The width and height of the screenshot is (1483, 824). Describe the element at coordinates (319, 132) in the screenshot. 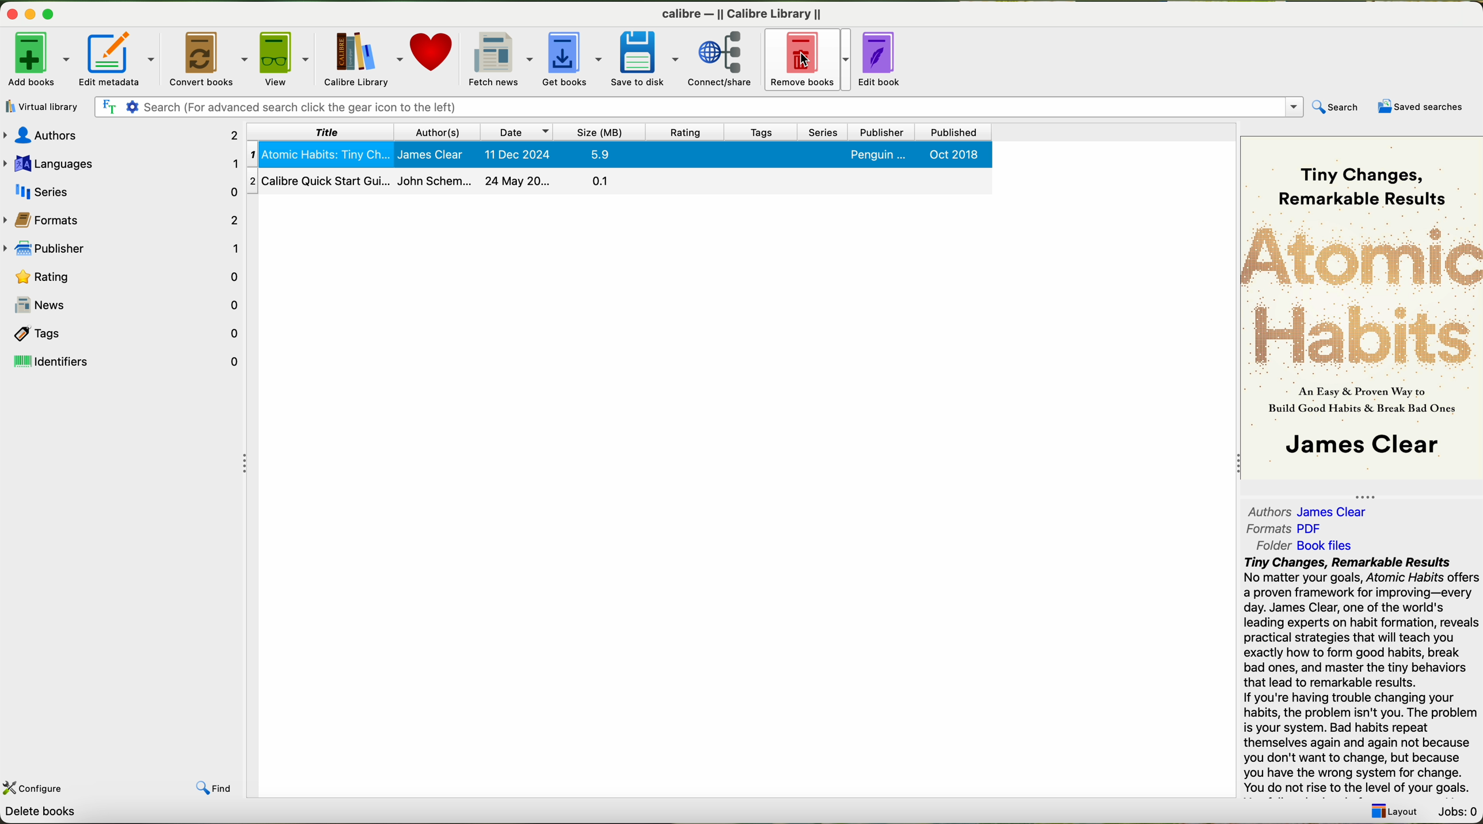

I see `title` at that location.